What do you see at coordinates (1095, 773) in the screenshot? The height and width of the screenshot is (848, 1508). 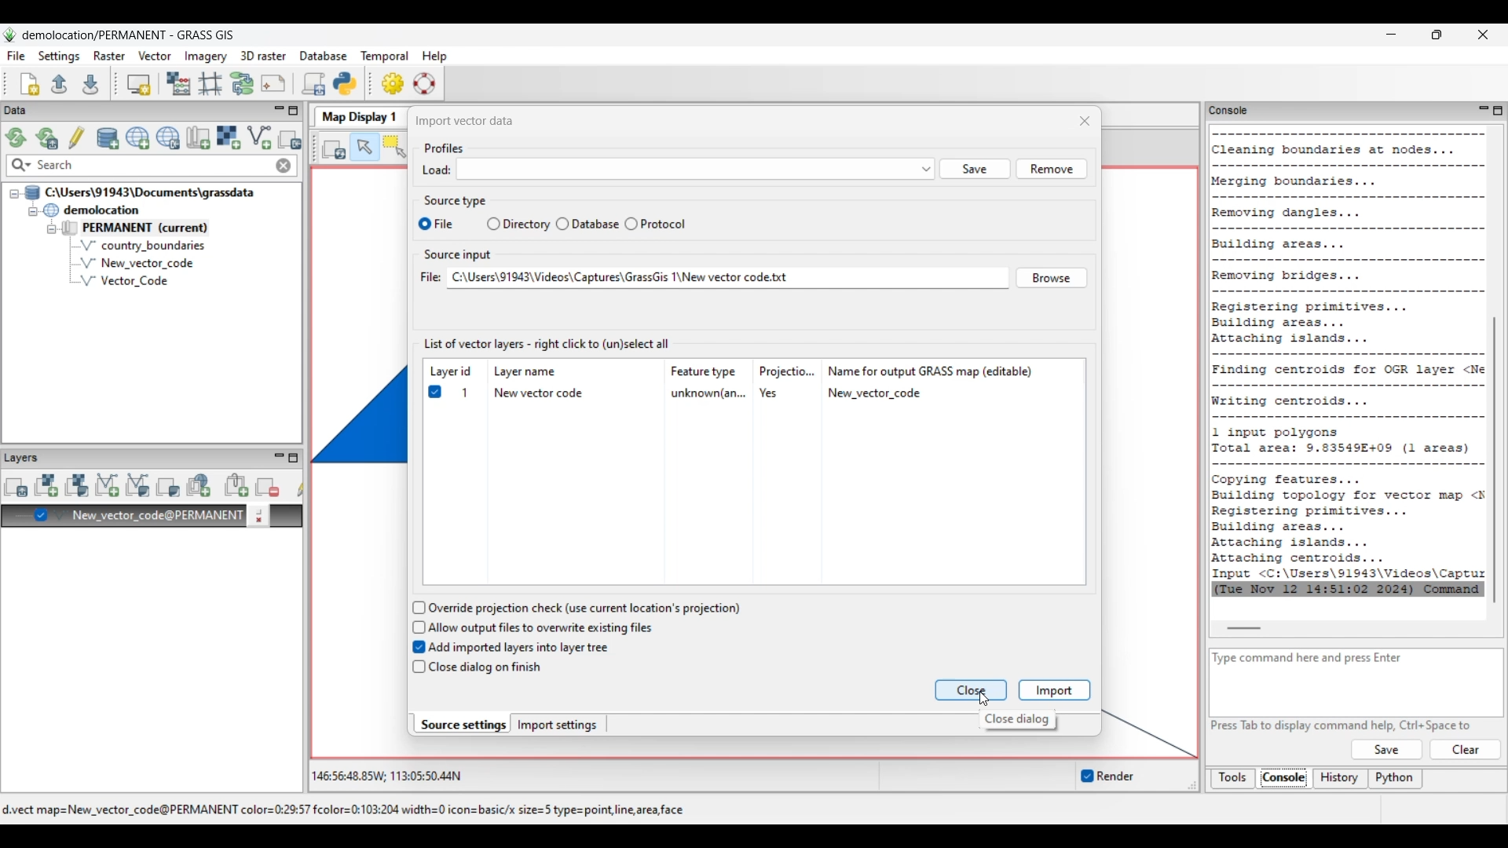 I see `reminder` at bounding box center [1095, 773].